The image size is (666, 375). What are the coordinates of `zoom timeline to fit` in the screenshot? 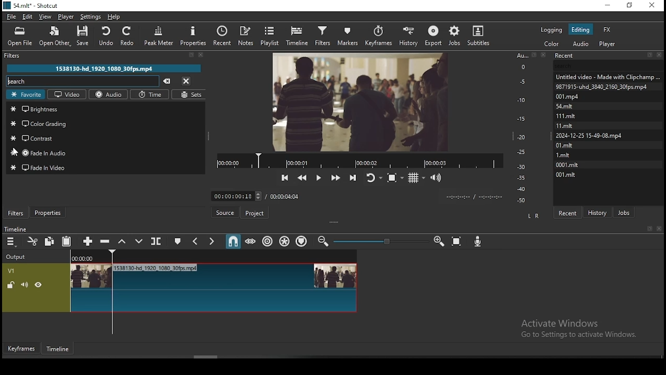 It's located at (453, 241).